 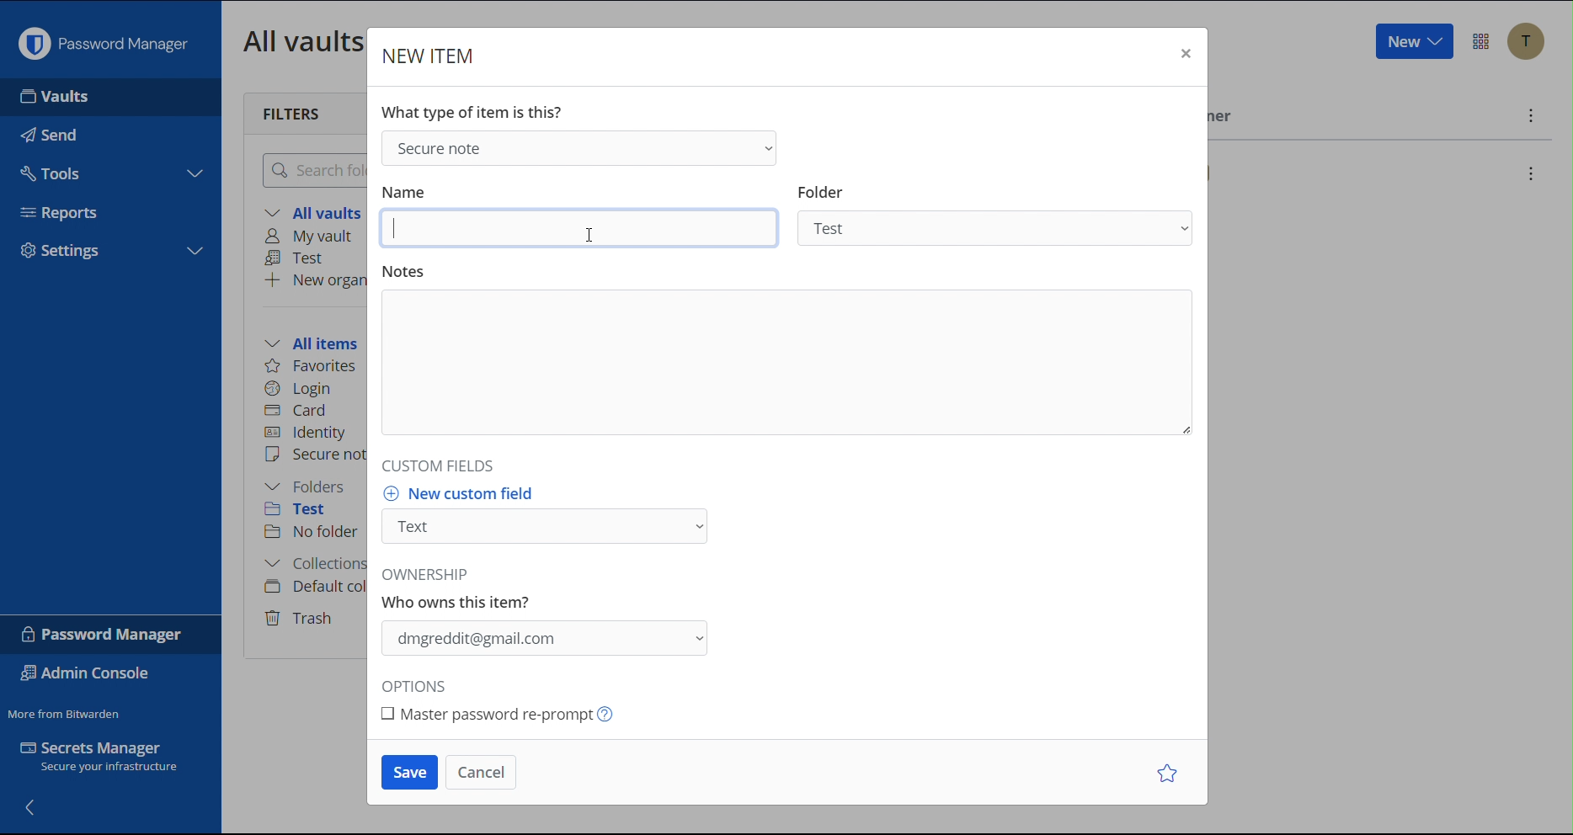 I want to click on New, so click(x=1413, y=42).